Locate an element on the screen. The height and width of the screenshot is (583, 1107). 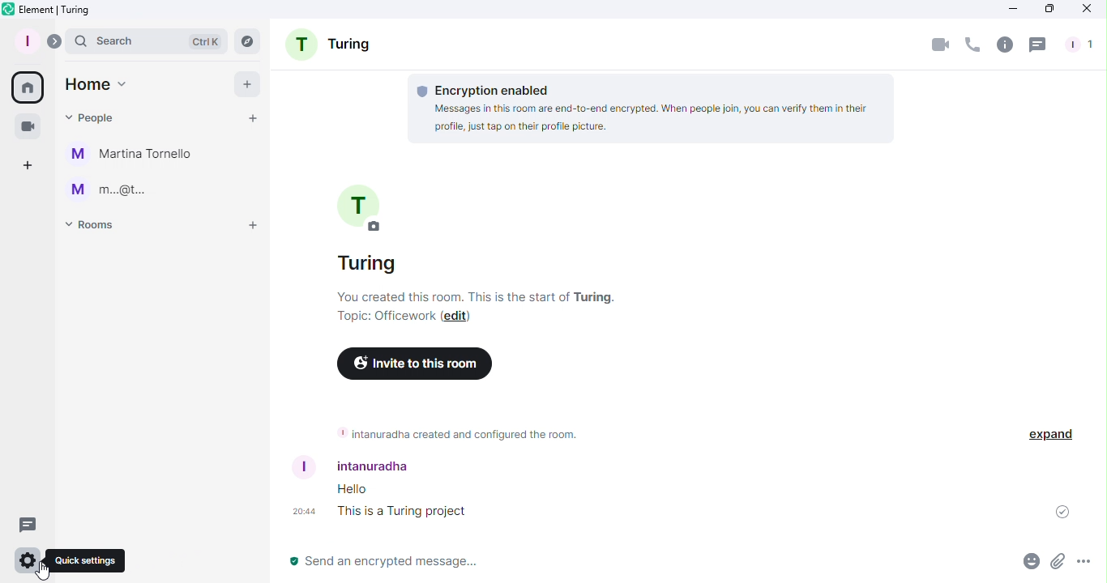
Quick settings is located at coordinates (26, 562).